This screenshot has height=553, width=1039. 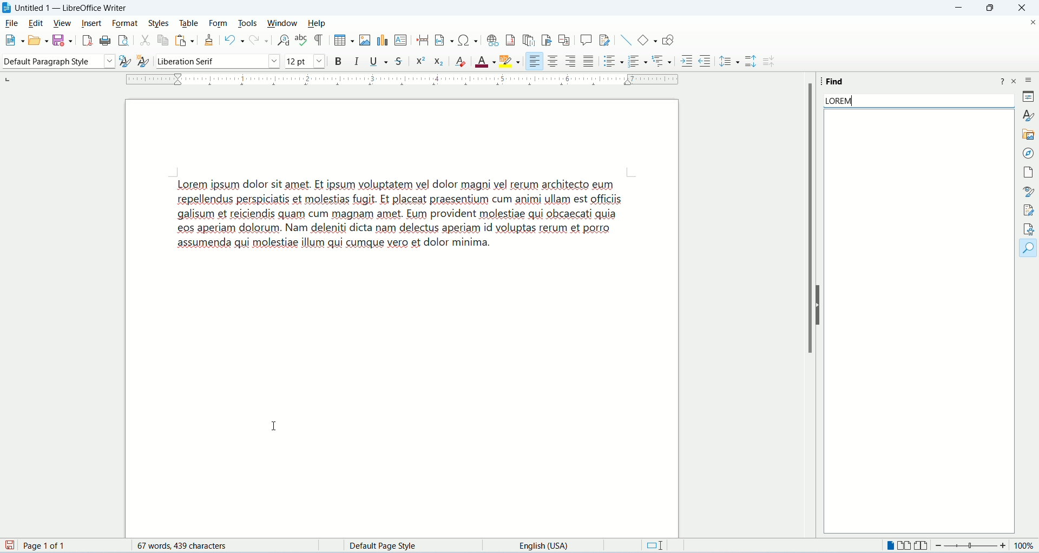 What do you see at coordinates (546, 41) in the screenshot?
I see `insert bookmark` at bounding box center [546, 41].